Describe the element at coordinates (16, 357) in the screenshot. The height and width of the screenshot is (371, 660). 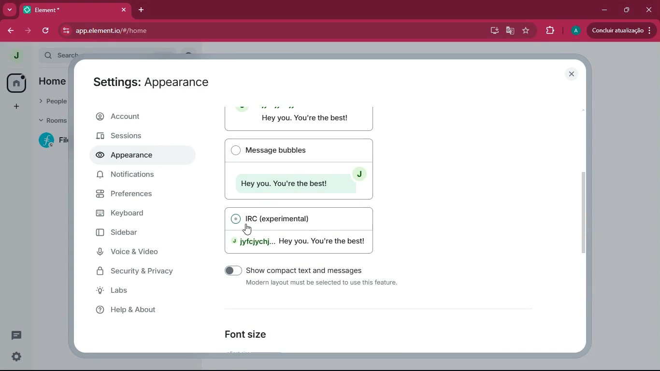
I see `settings` at that location.